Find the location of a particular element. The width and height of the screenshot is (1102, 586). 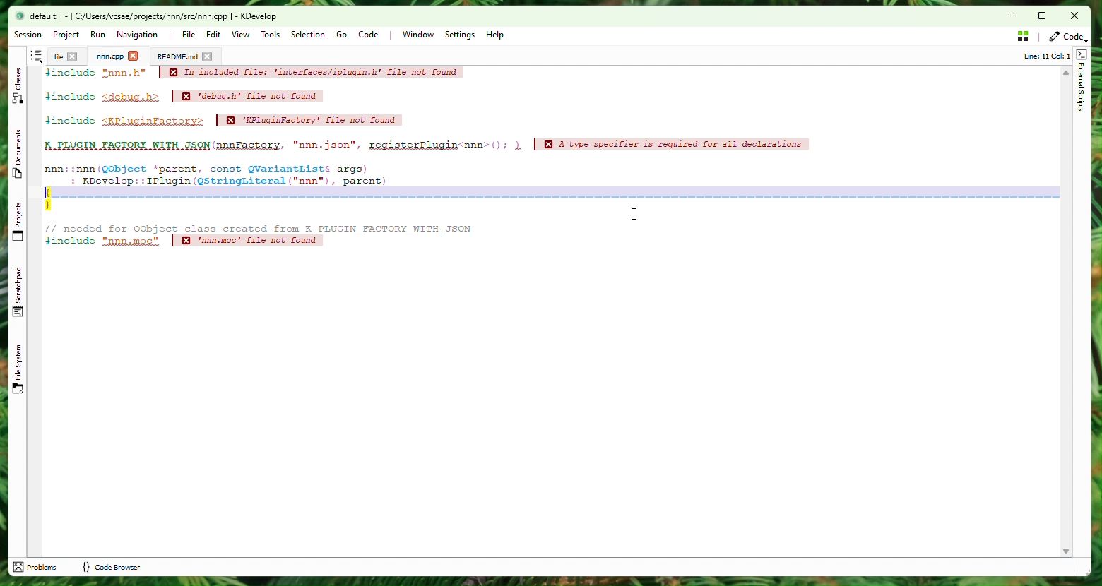

Go is located at coordinates (342, 35).